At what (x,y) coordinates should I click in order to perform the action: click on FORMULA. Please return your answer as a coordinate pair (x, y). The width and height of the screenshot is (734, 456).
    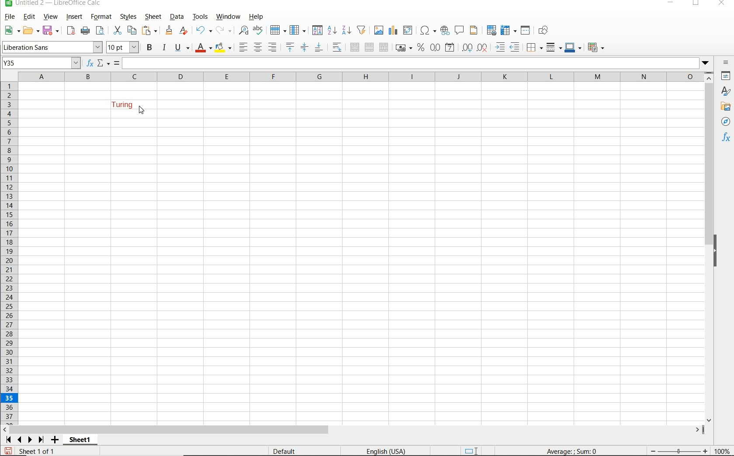
    Looking at the image, I should click on (569, 452).